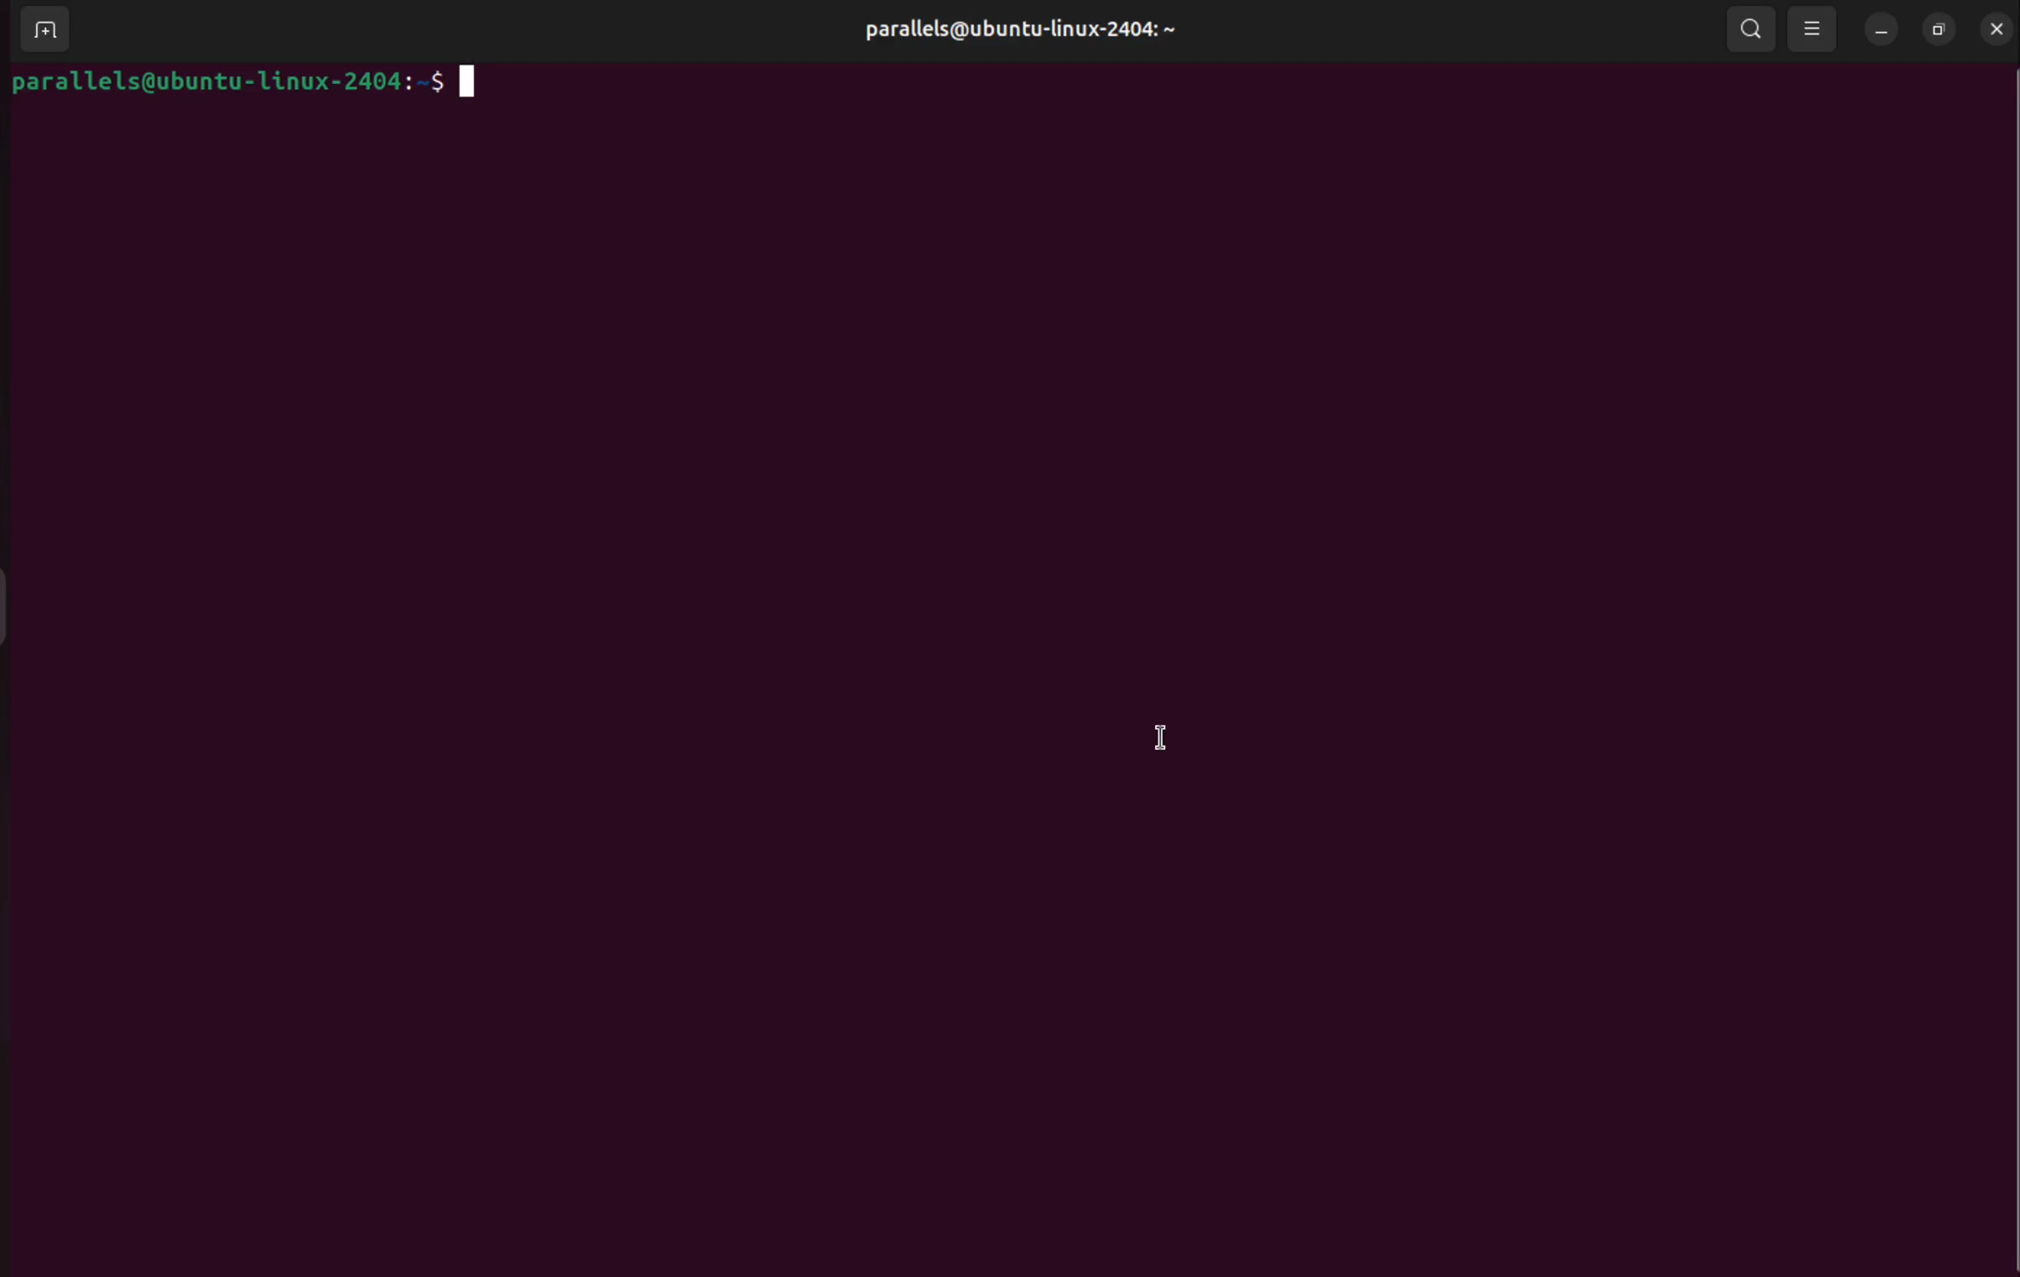  I want to click on search, so click(1745, 28).